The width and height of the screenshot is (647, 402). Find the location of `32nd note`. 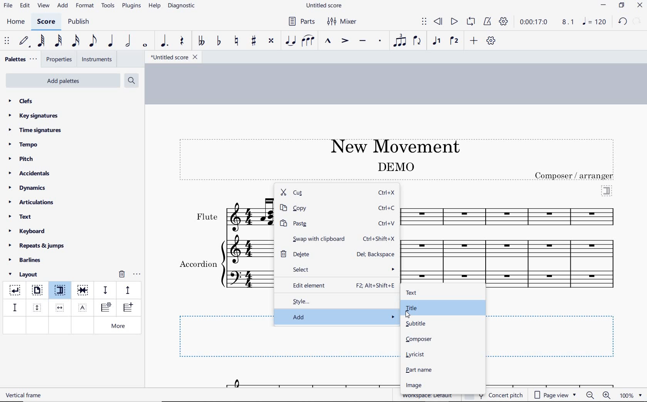

32nd note is located at coordinates (58, 41).